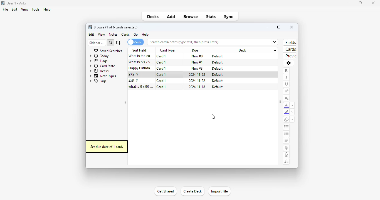  What do you see at coordinates (136, 35) in the screenshot?
I see `go` at bounding box center [136, 35].